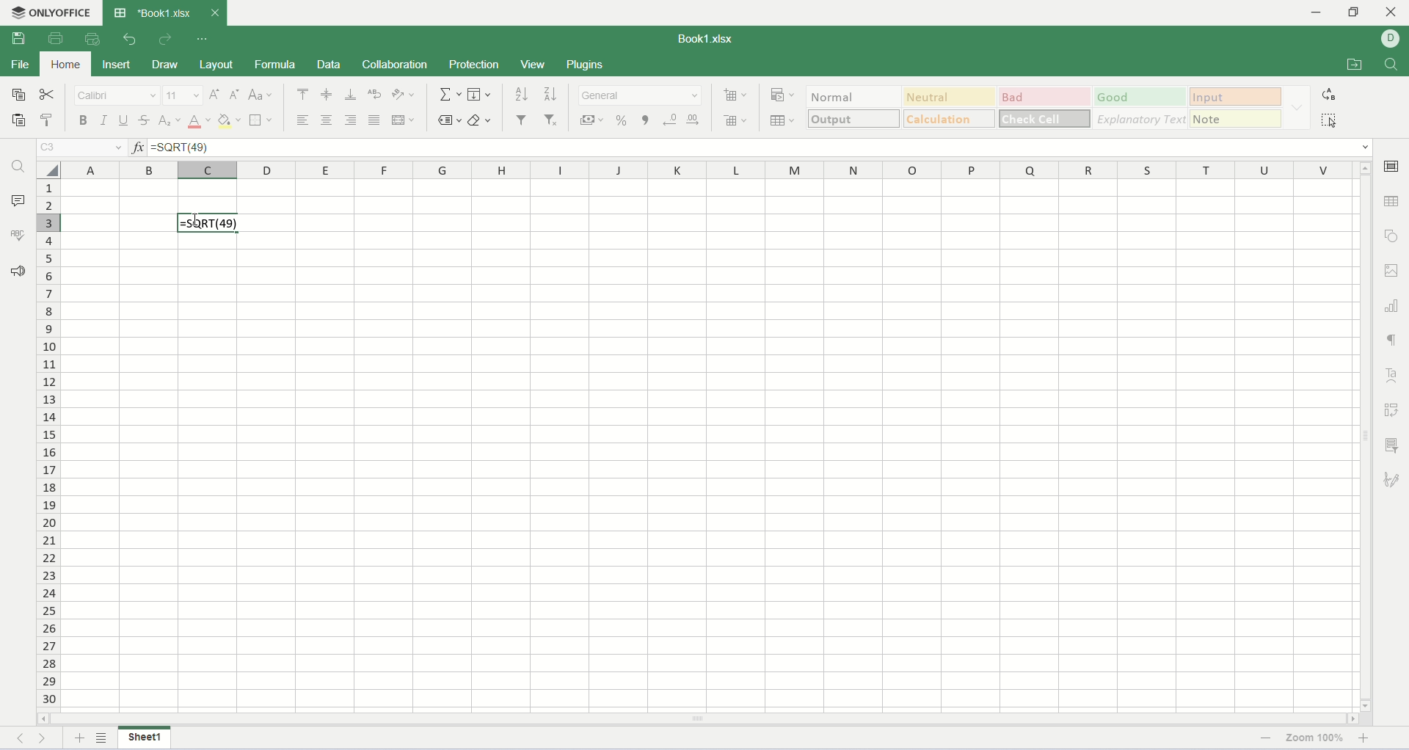 Image resolution: width=1409 pixels, height=750 pixels. I want to click on pivot settings, so click(1392, 408).